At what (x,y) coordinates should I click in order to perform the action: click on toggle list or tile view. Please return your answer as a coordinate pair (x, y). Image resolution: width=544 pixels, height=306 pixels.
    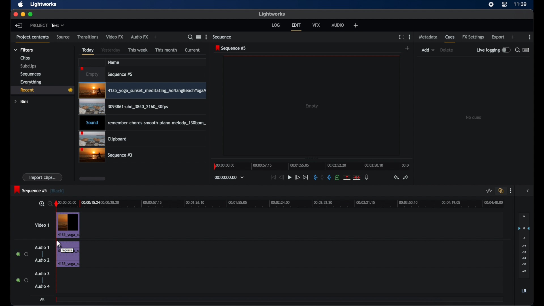
    Looking at the image, I should click on (199, 37).